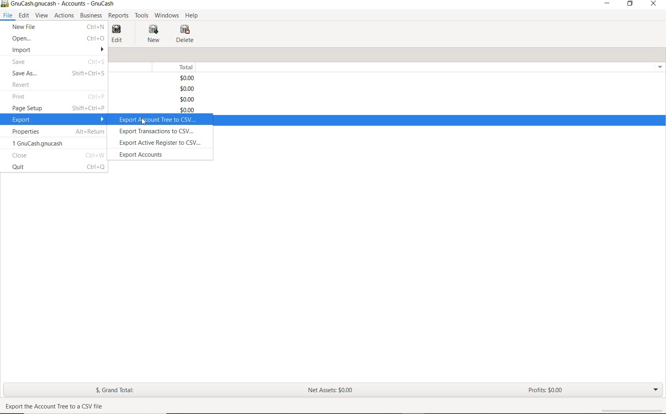 The image size is (666, 414). I want to click on export transactions to csv, so click(163, 132).